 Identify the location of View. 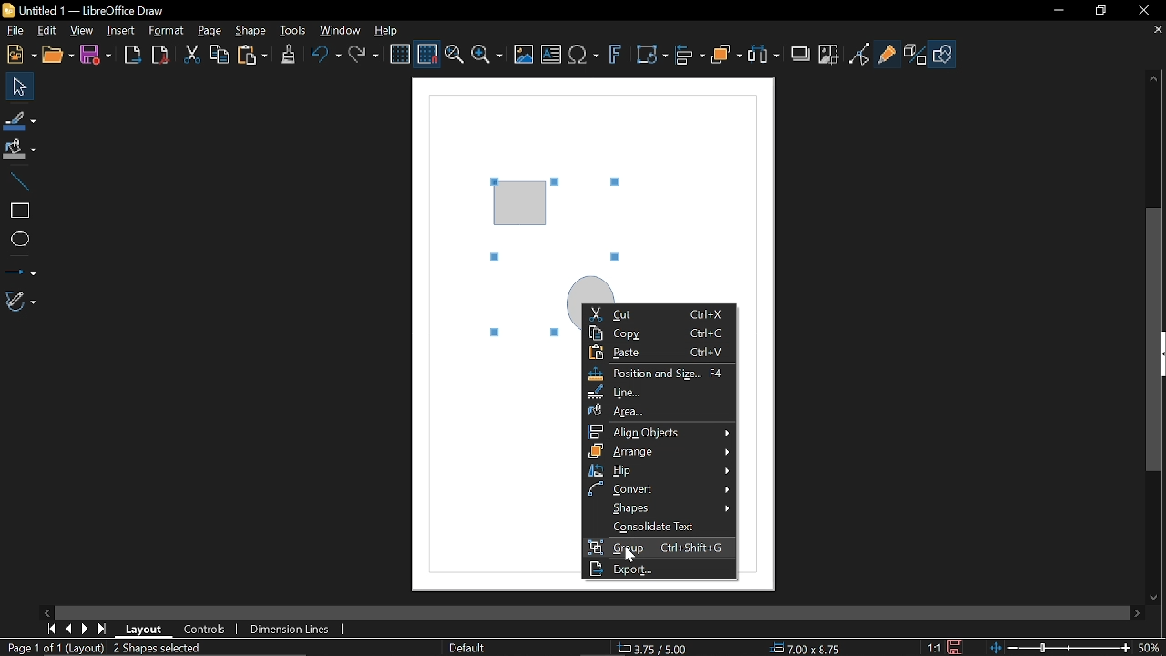
(81, 31).